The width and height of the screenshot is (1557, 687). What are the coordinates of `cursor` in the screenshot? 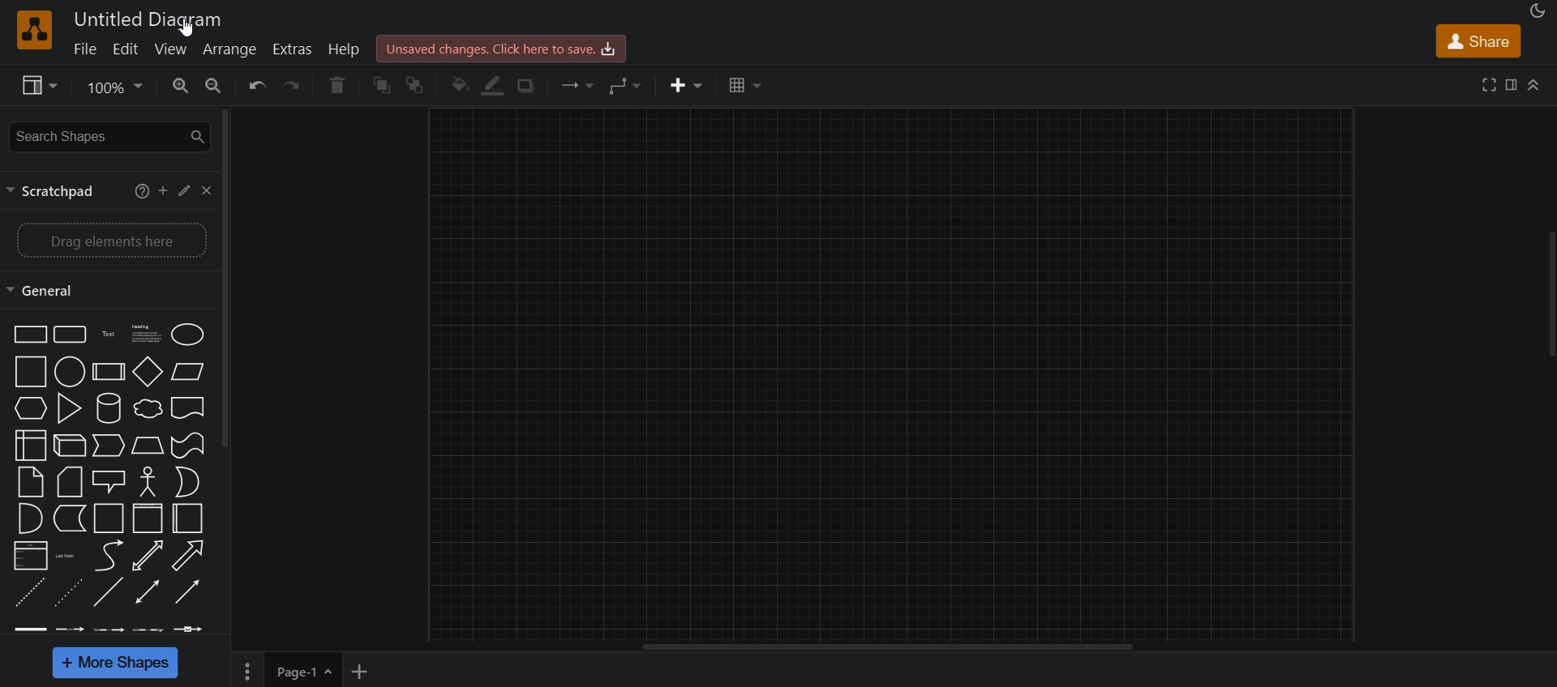 It's located at (185, 30).